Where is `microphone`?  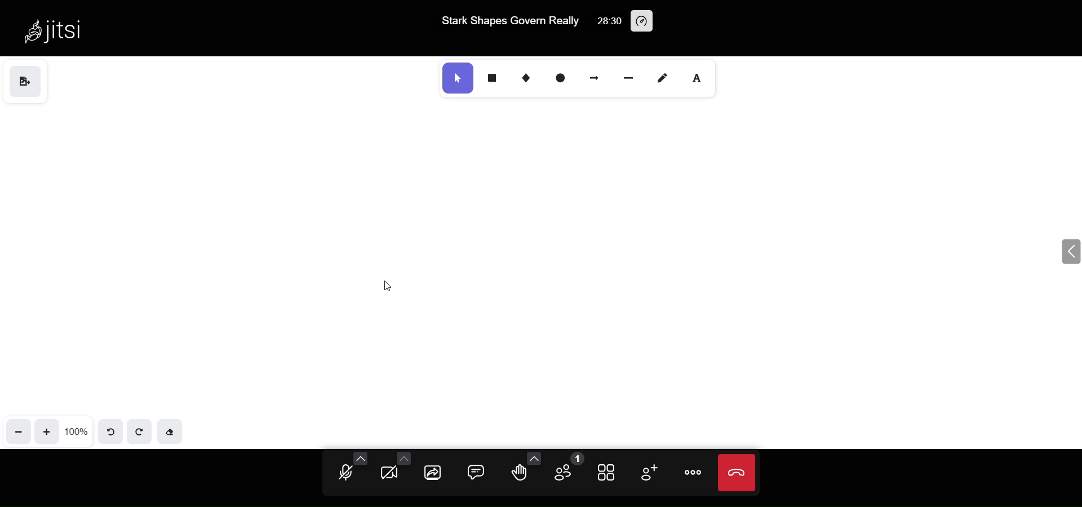
microphone is located at coordinates (345, 475).